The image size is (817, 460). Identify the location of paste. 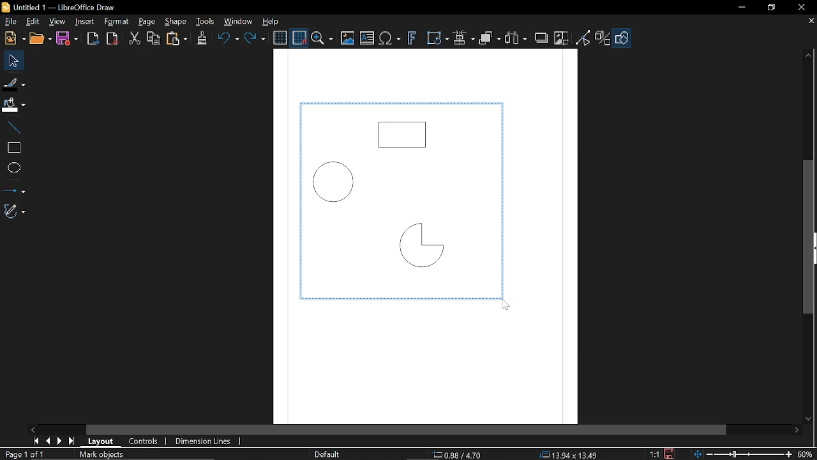
(177, 39).